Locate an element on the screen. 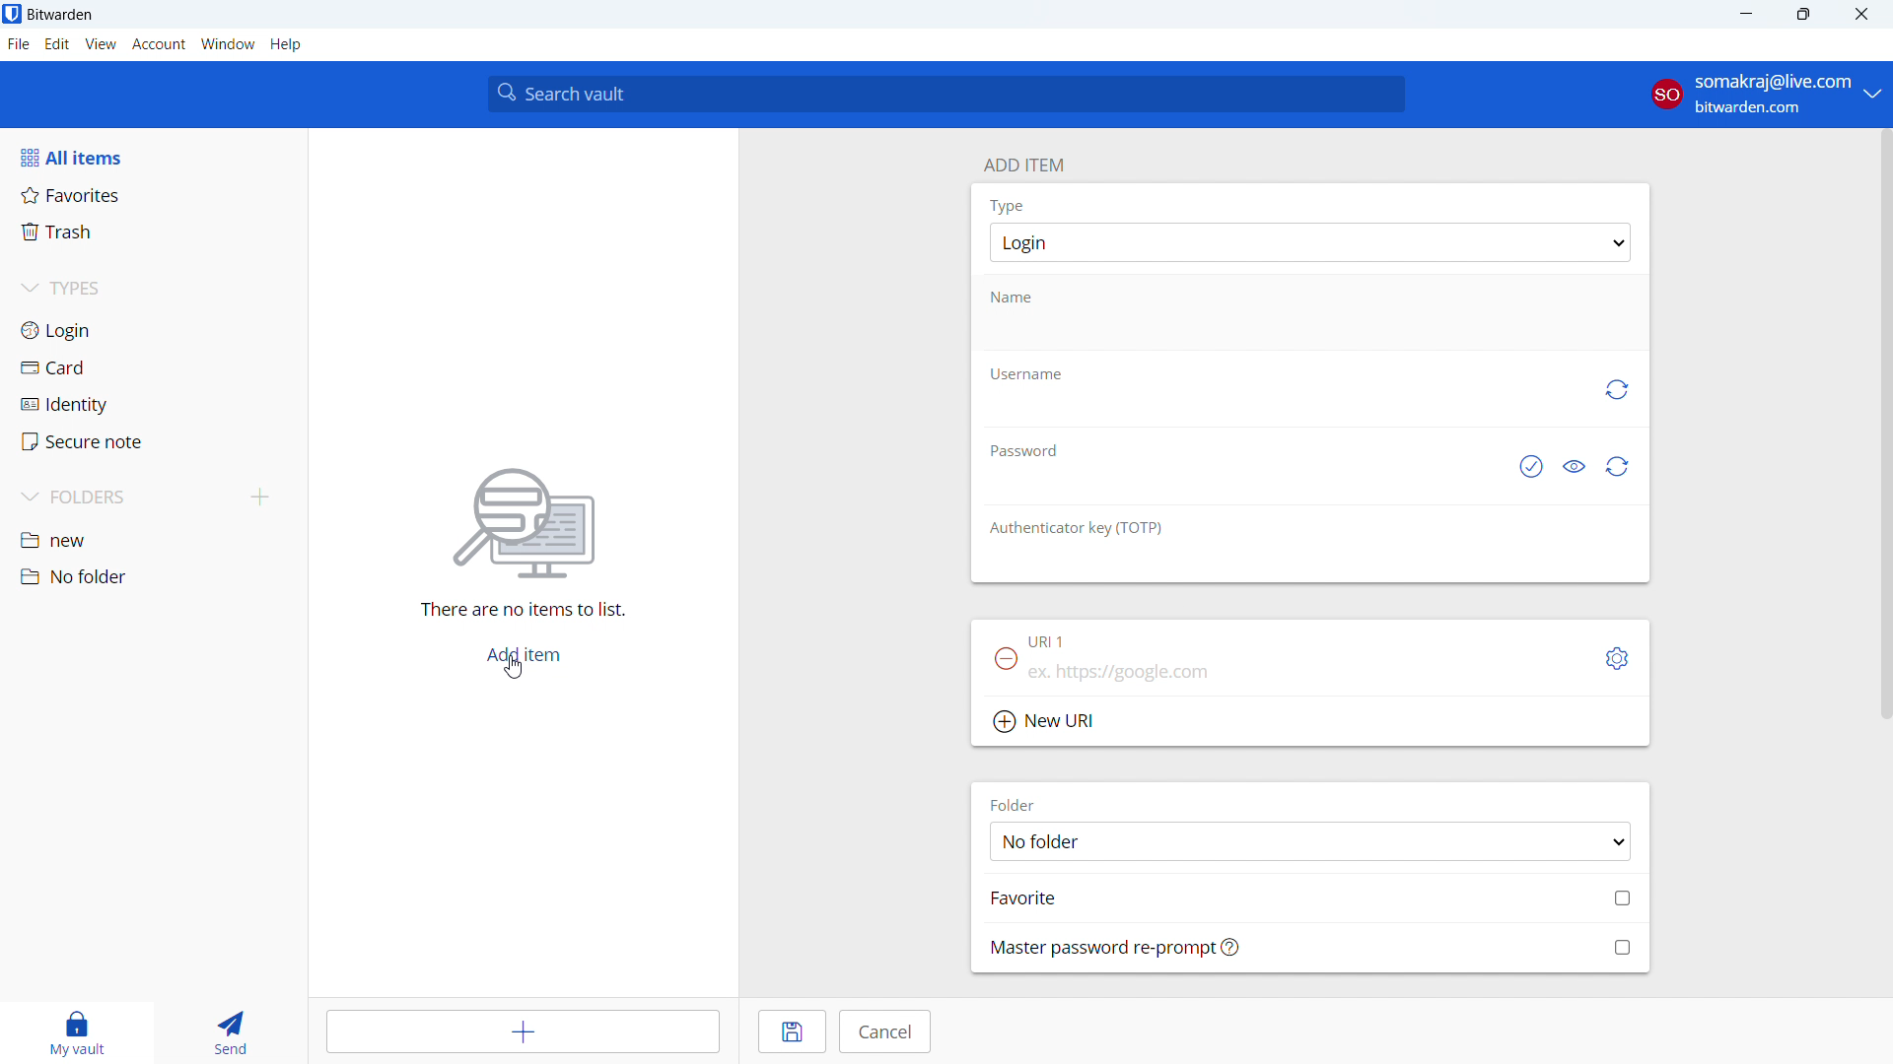 The width and height of the screenshot is (1893, 1064). Type is located at coordinates (1007, 205).